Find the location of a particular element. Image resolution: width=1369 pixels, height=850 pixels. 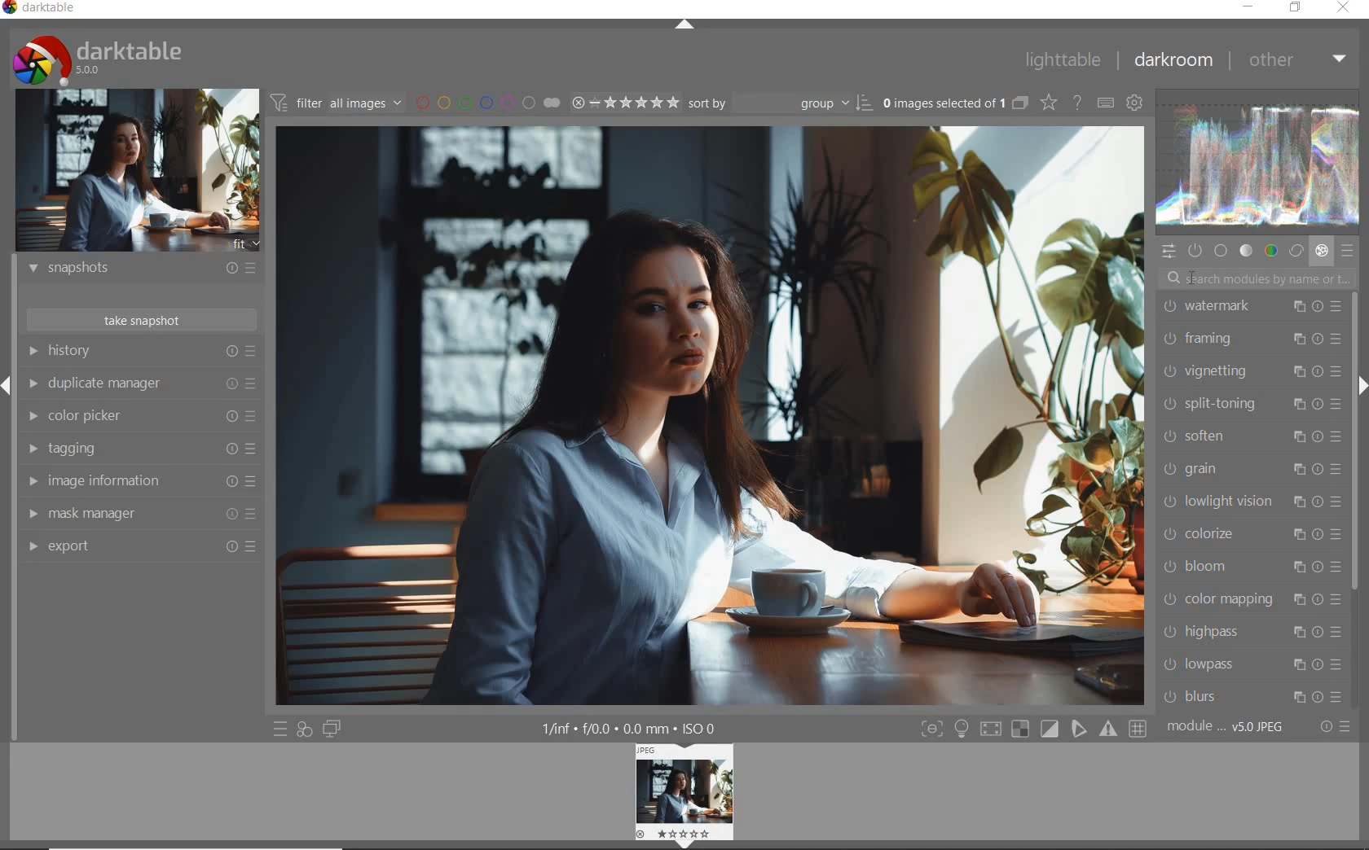

sort is located at coordinates (777, 103).